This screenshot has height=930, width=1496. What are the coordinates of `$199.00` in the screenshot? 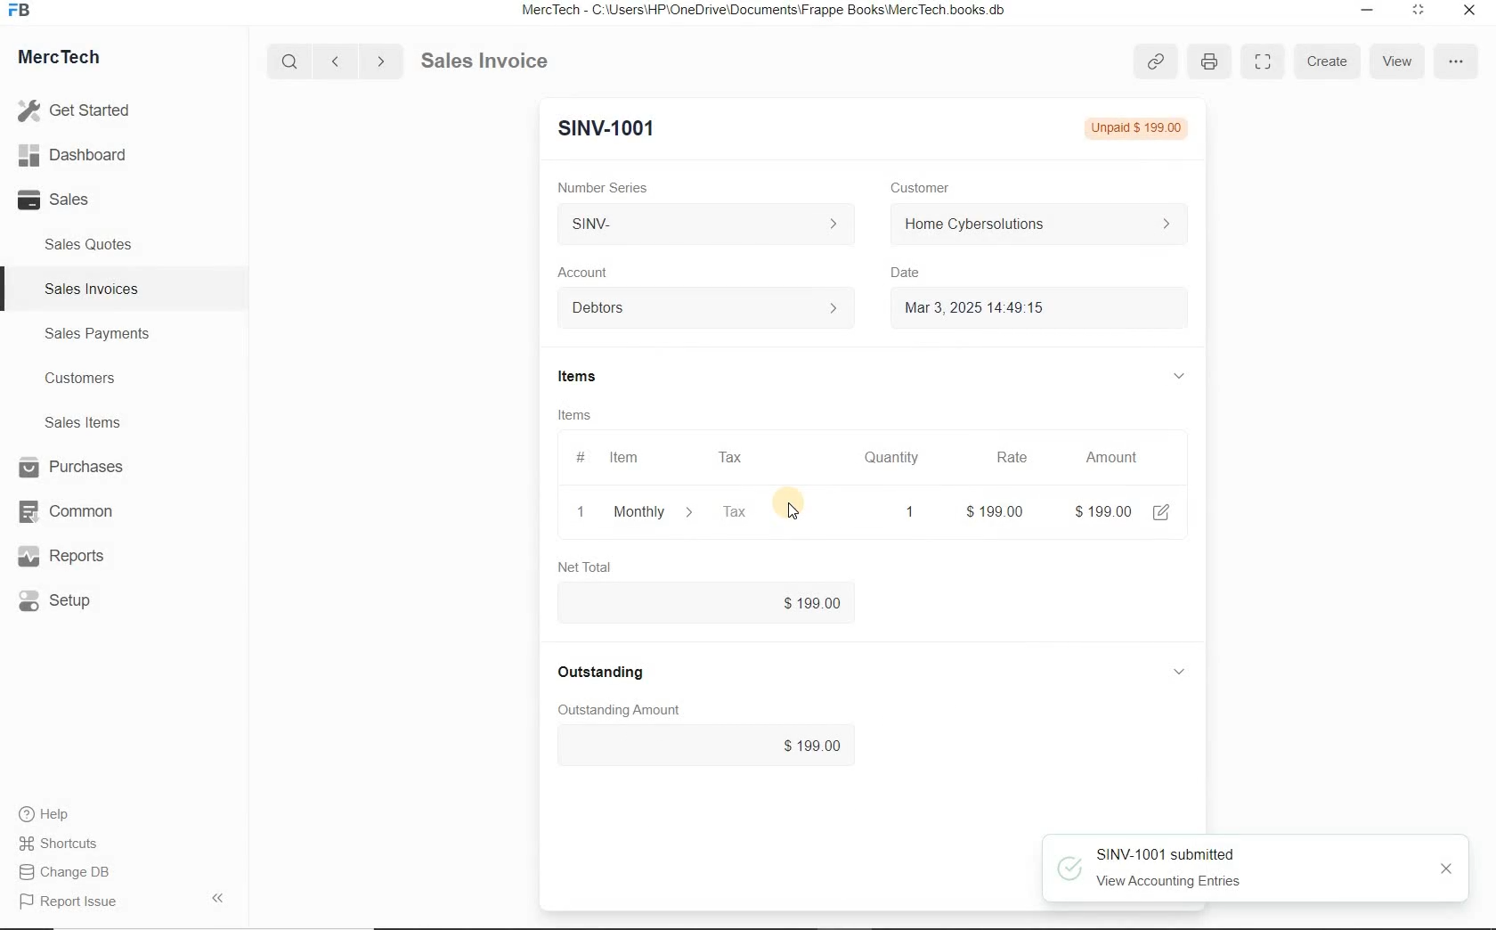 It's located at (703, 600).